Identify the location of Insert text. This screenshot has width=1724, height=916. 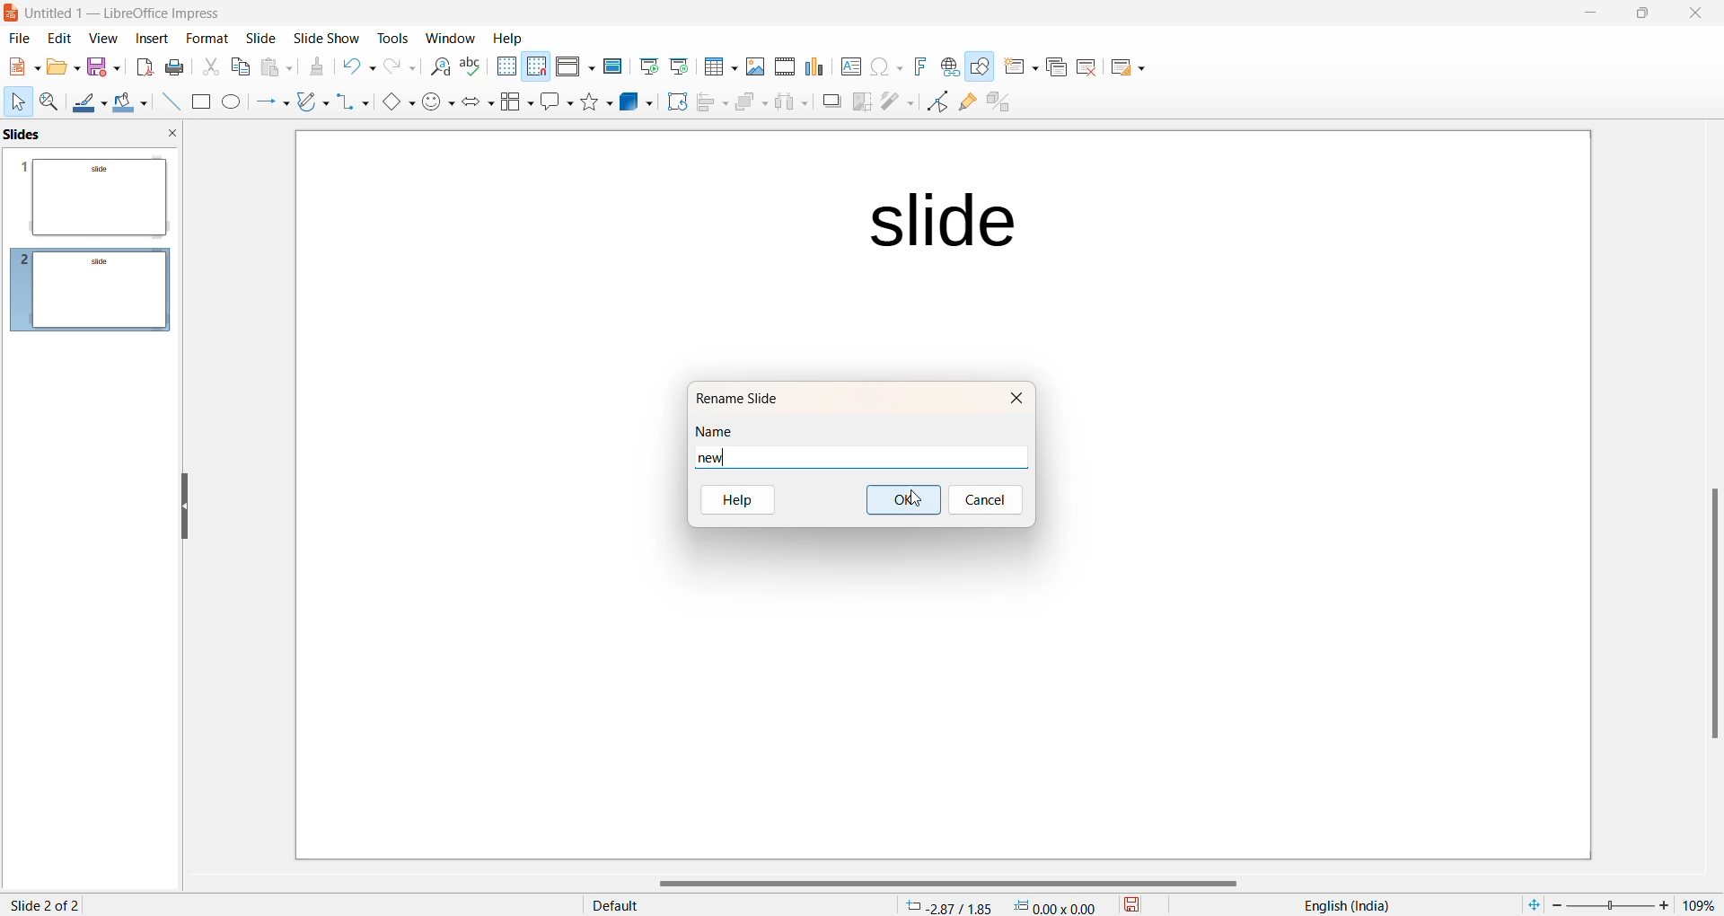
(844, 66).